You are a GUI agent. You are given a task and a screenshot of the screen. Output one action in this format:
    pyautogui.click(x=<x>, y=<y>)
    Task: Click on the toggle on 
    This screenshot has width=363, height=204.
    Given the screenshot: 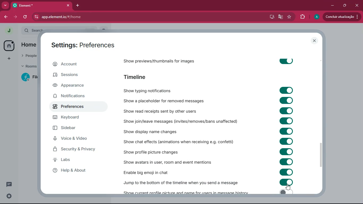 What is the action you would take?
    pyautogui.click(x=285, y=182)
    